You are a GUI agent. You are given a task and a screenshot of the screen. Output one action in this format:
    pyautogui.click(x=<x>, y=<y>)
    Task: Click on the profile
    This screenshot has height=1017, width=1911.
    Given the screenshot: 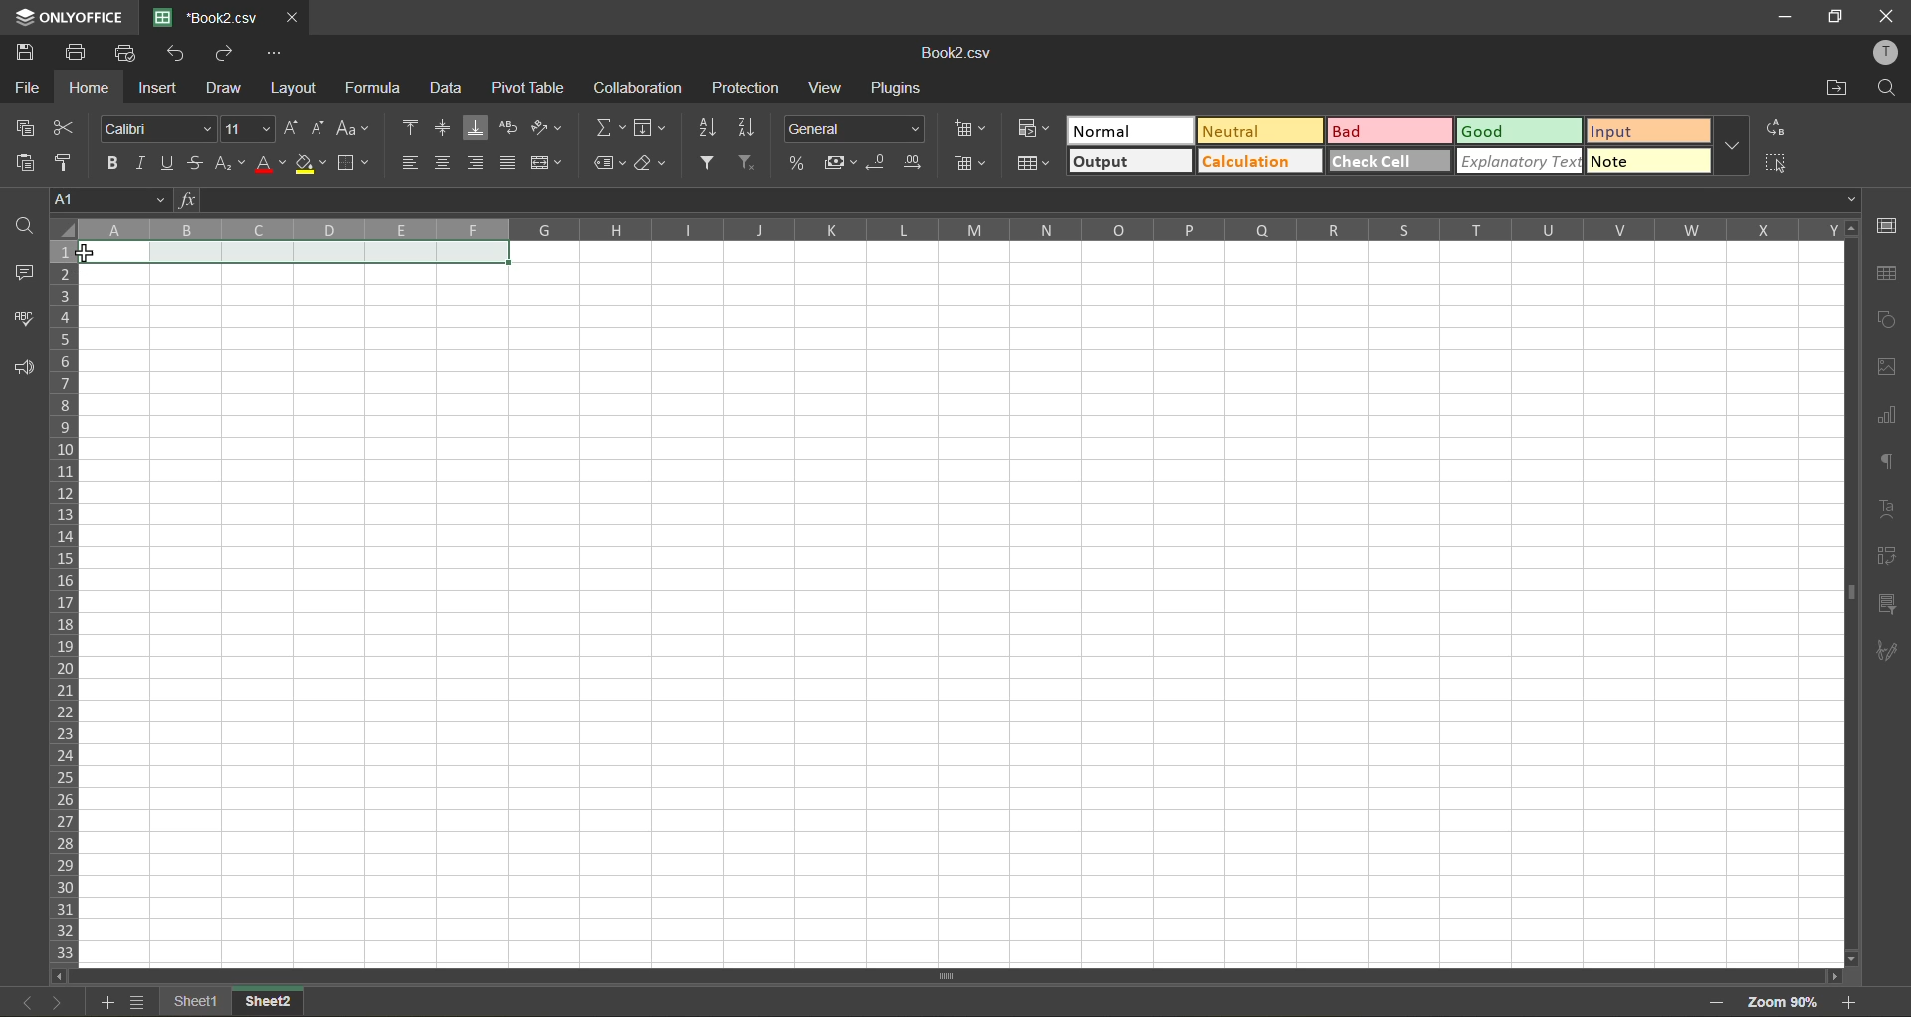 What is the action you would take?
    pyautogui.click(x=1887, y=54)
    